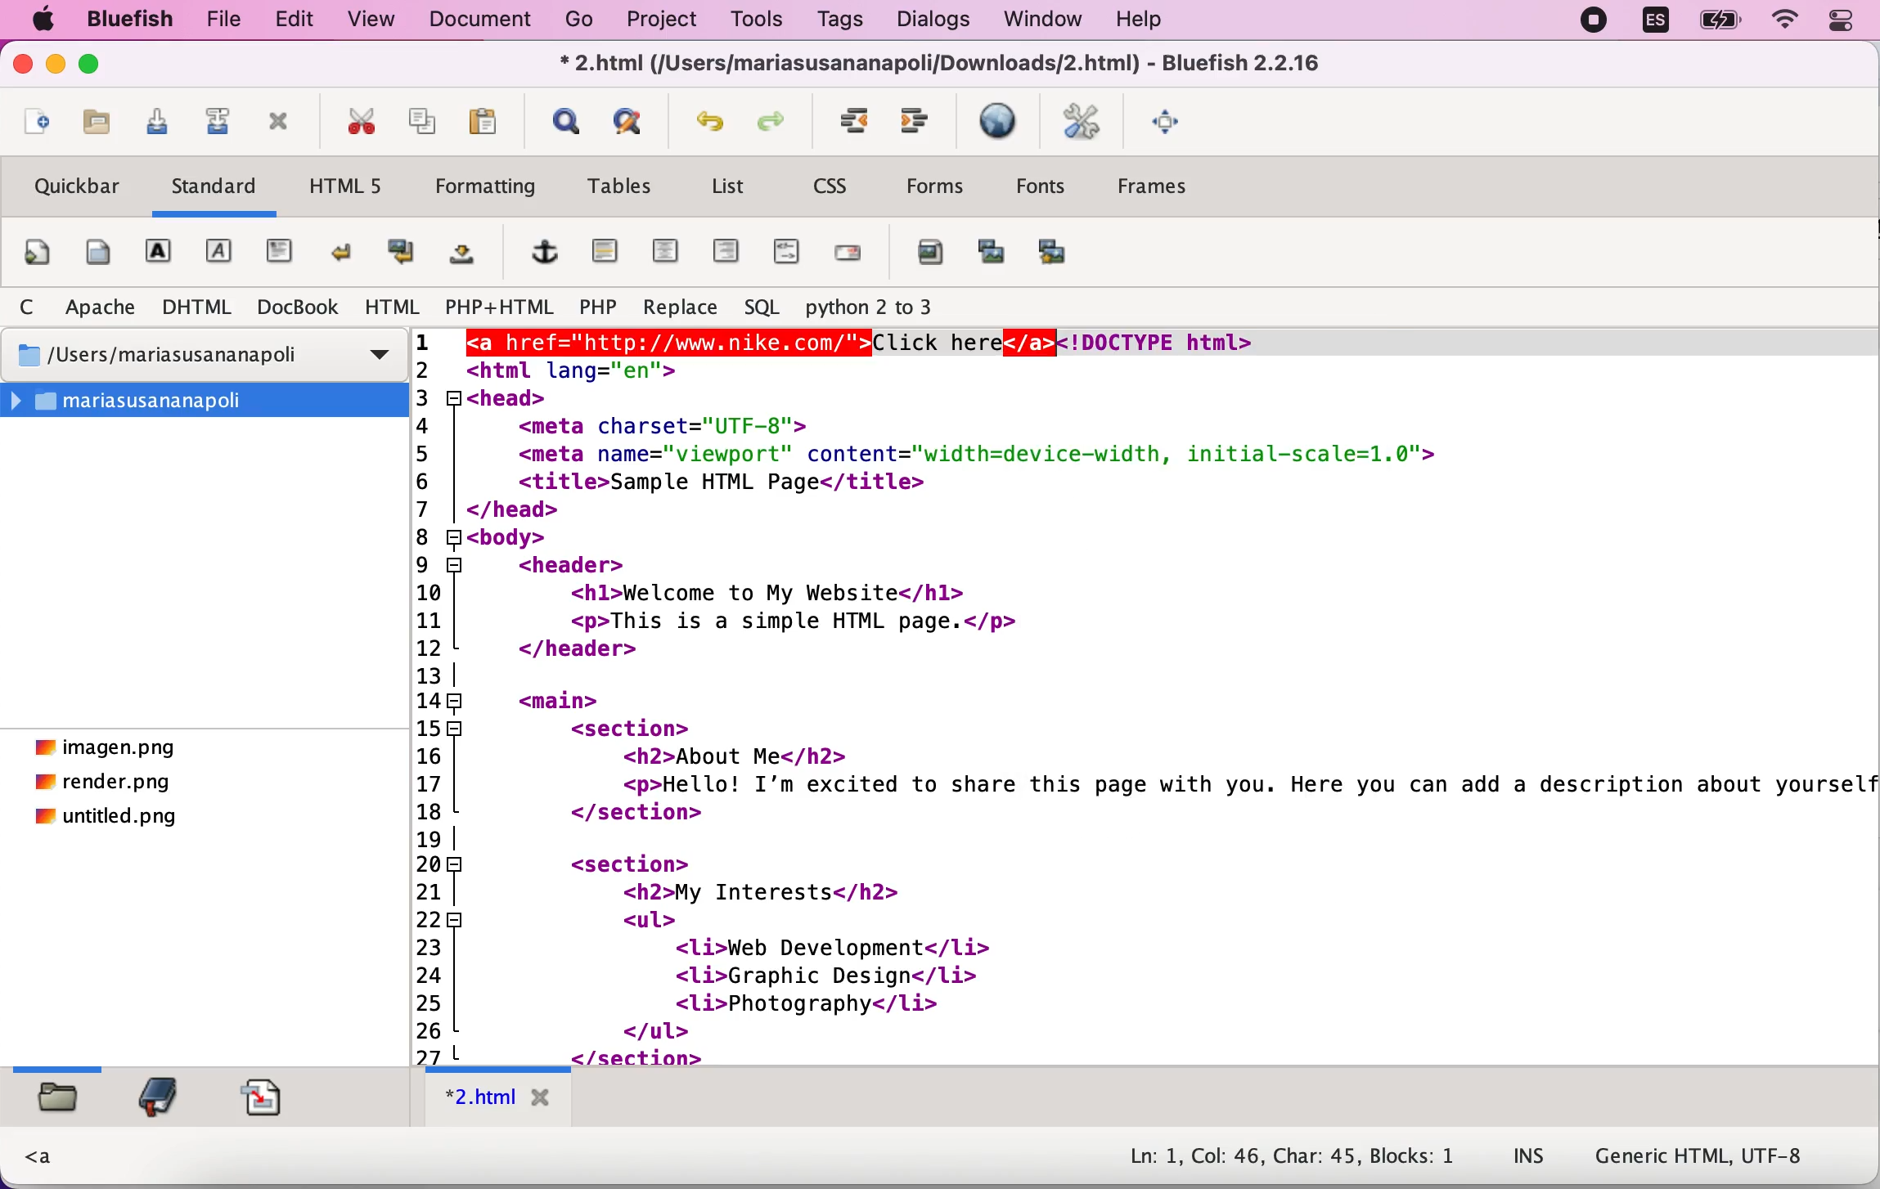 This screenshot has width=1880, height=1189. Describe the element at coordinates (38, 122) in the screenshot. I see `new file` at that location.